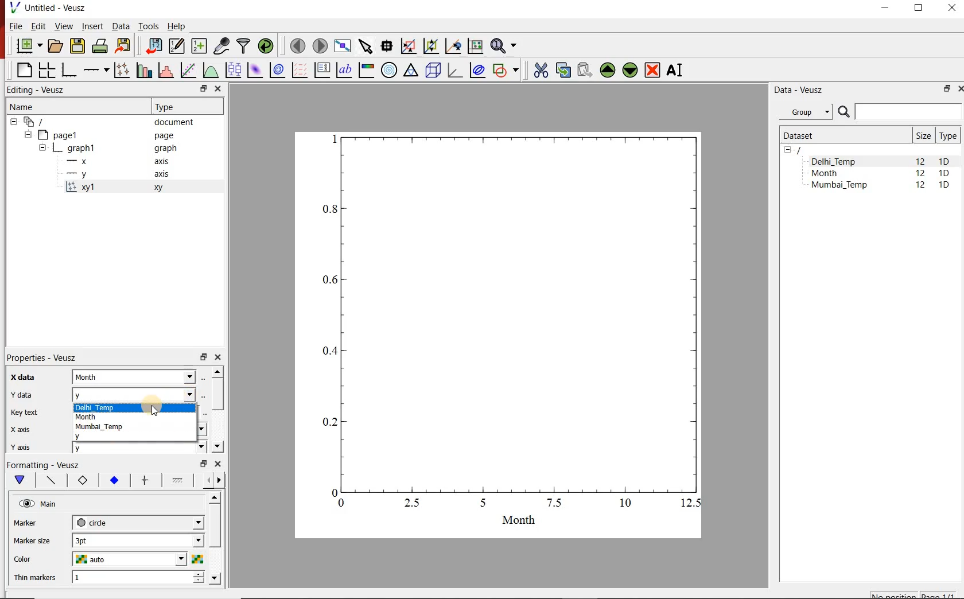 Image resolution: width=964 pixels, height=599 pixels. Describe the element at coordinates (607, 70) in the screenshot. I see `move the selected widget up` at that location.